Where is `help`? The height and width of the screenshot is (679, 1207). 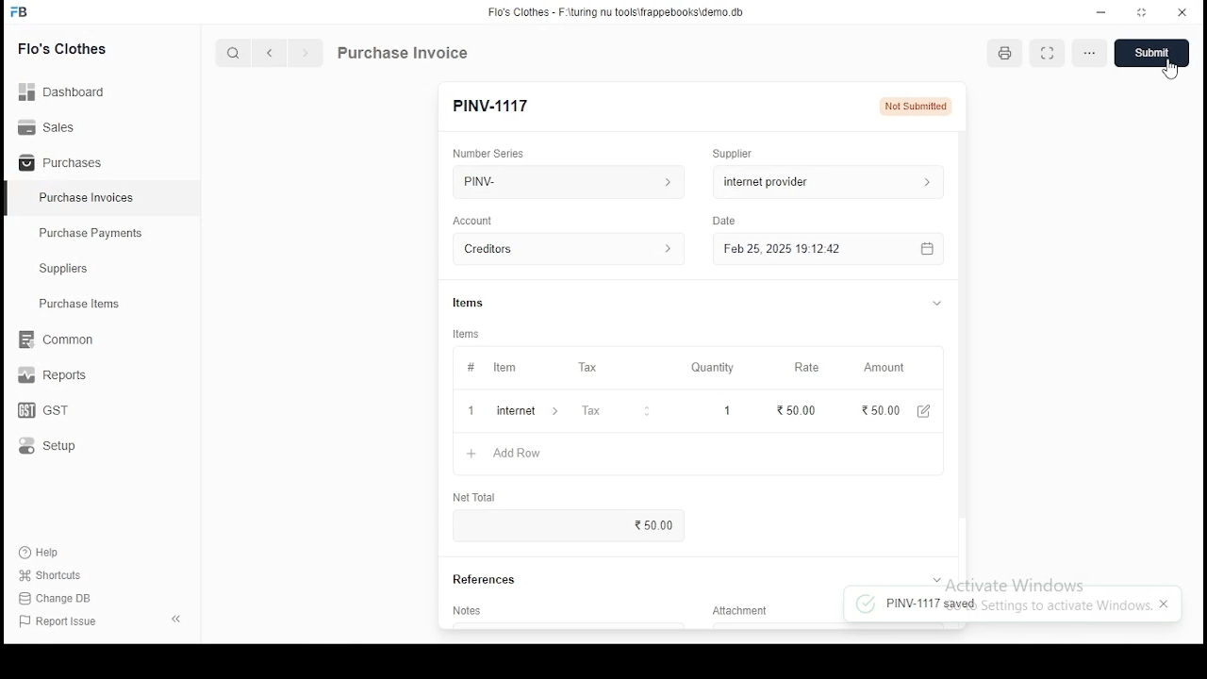 help is located at coordinates (43, 550).